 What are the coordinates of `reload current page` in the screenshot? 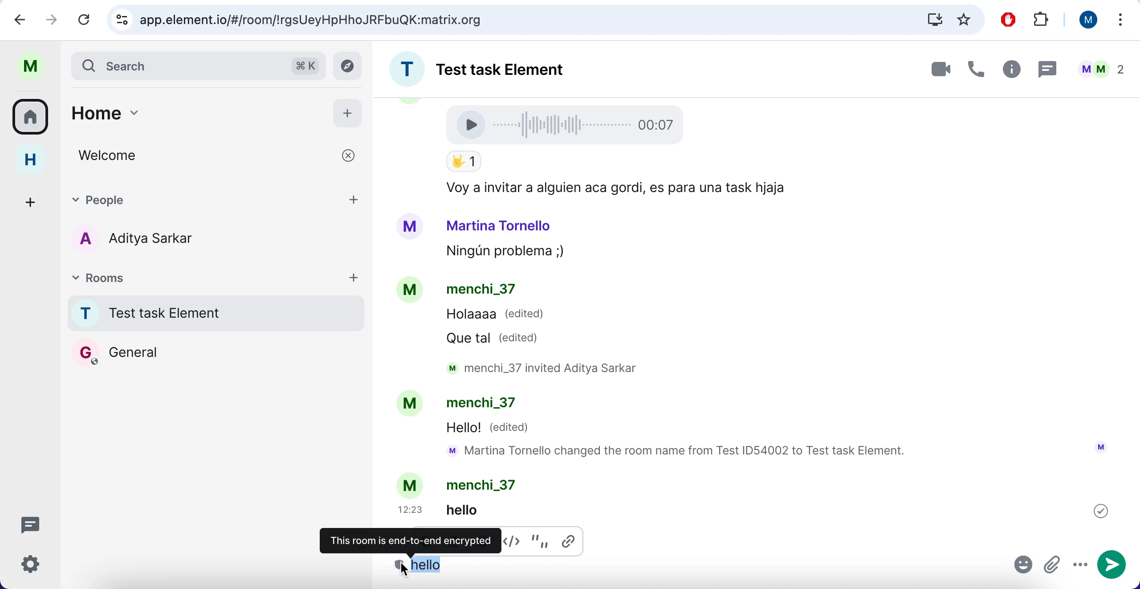 It's located at (84, 19).